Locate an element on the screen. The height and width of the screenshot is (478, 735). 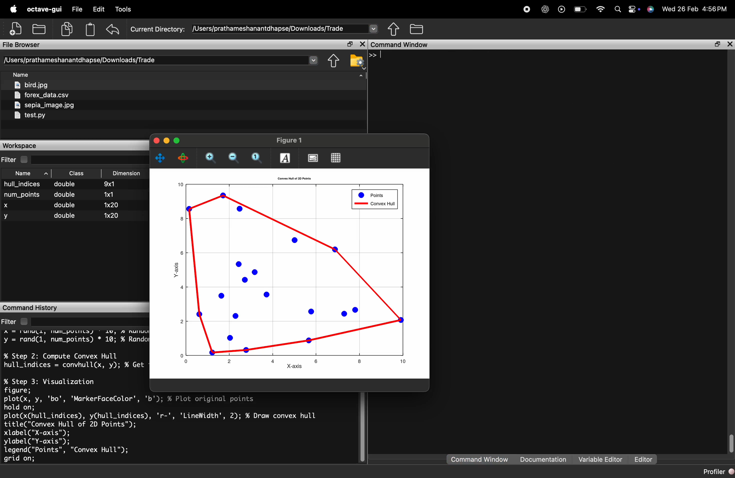
minimise is located at coordinates (166, 140).